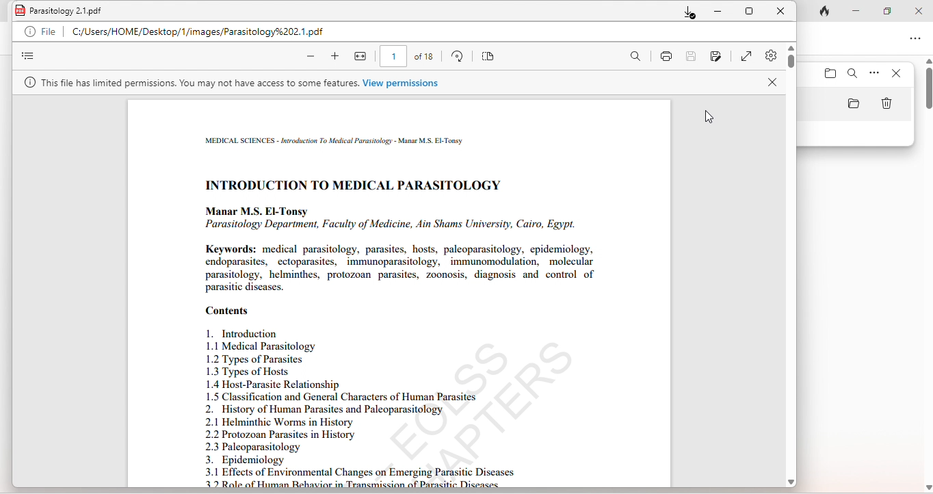 The width and height of the screenshot is (933, 494). I want to click on organize page, so click(490, 57).